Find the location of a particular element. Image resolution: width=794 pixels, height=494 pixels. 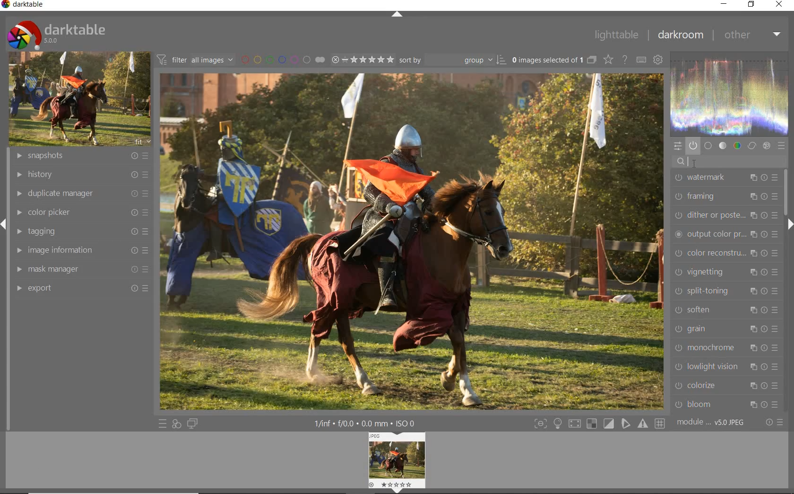

correct is located at coordinates (752, 146).